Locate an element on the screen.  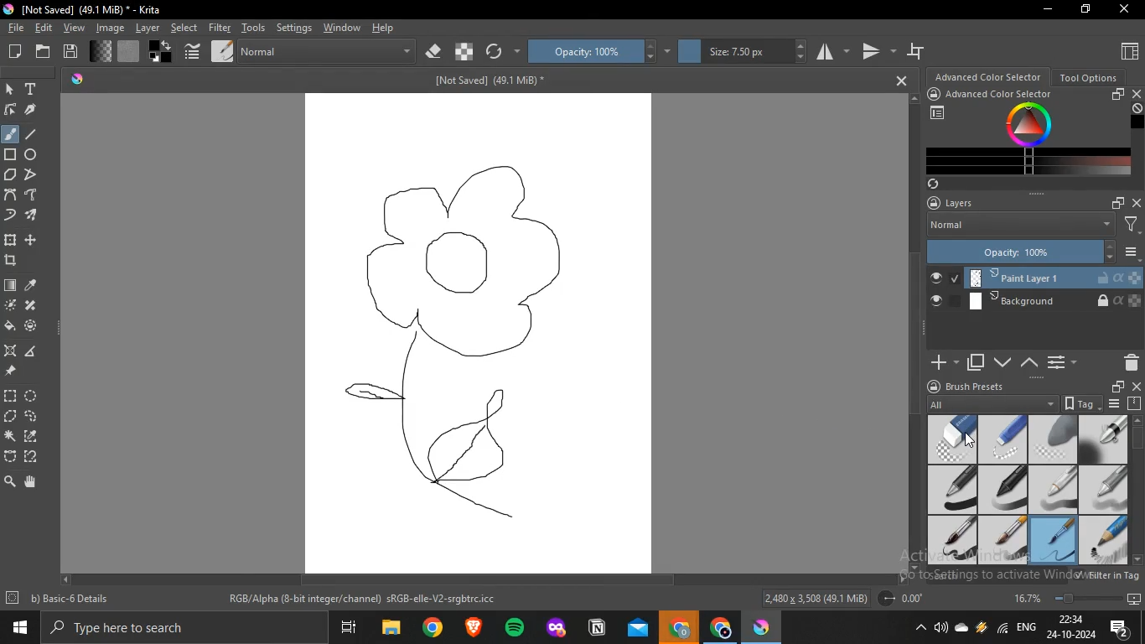
Application is located at coordinates (638, 628).